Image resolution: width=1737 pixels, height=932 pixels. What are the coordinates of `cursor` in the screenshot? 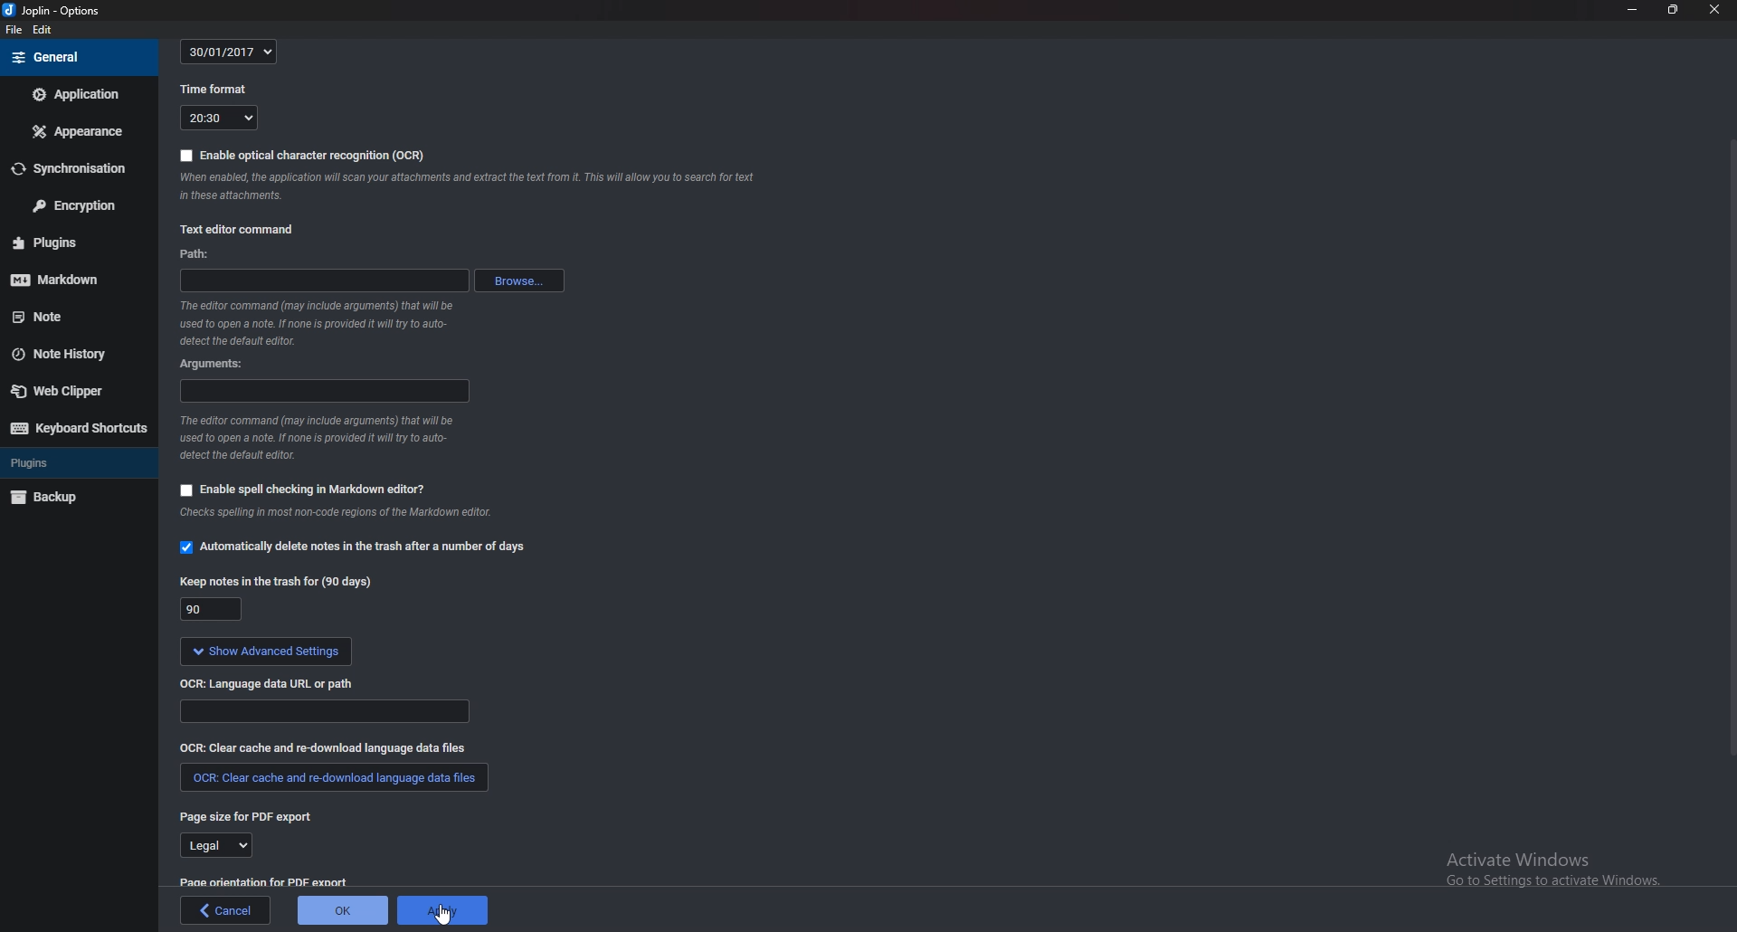 It's located at (441, 917).